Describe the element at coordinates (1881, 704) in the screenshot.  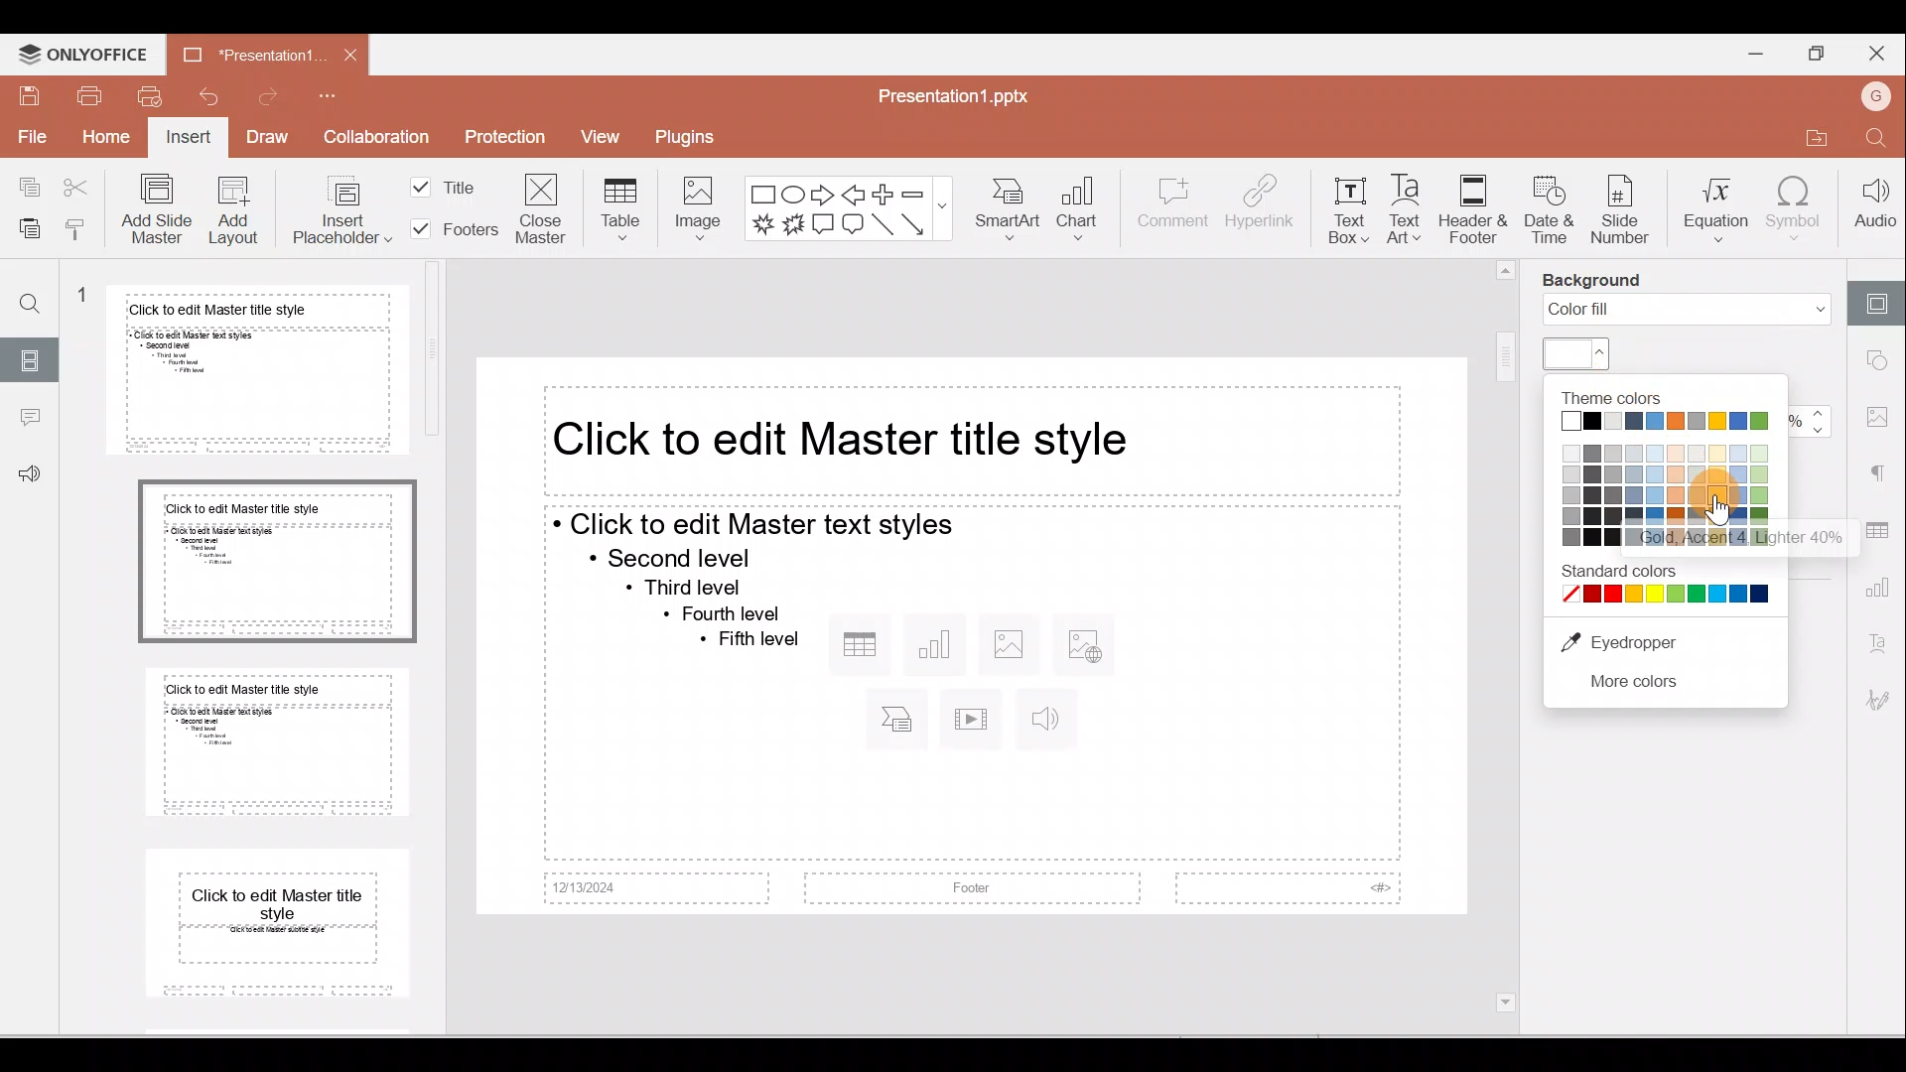
I see `Signature settings` at that location.